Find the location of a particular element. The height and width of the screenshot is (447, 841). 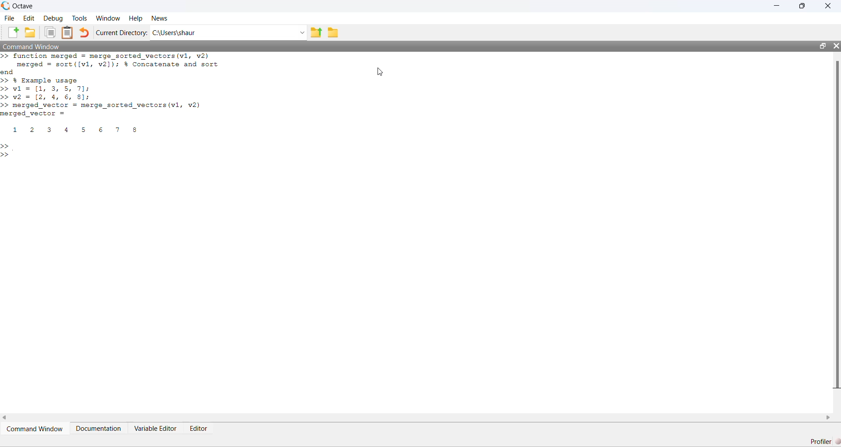

add folder is located at coordinates (30, 32).